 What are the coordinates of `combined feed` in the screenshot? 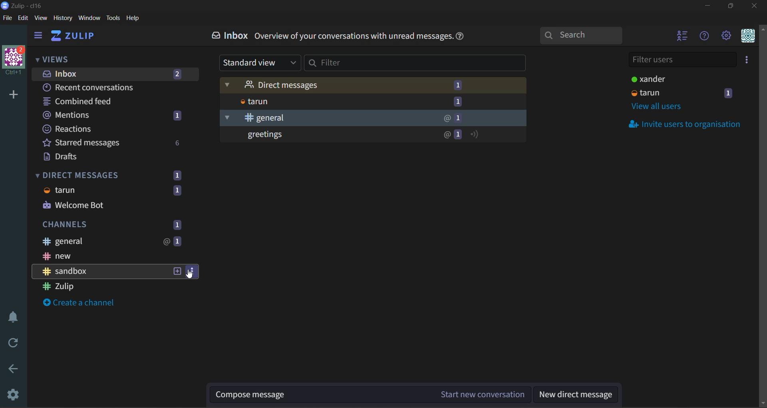 It's located at (93, 101).